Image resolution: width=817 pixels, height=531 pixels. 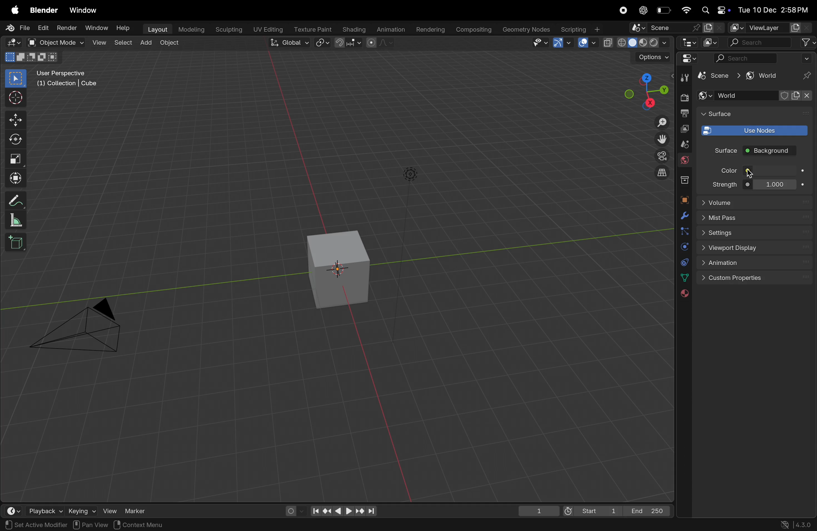 I want to click on cursor, so click(x=16, y=97).